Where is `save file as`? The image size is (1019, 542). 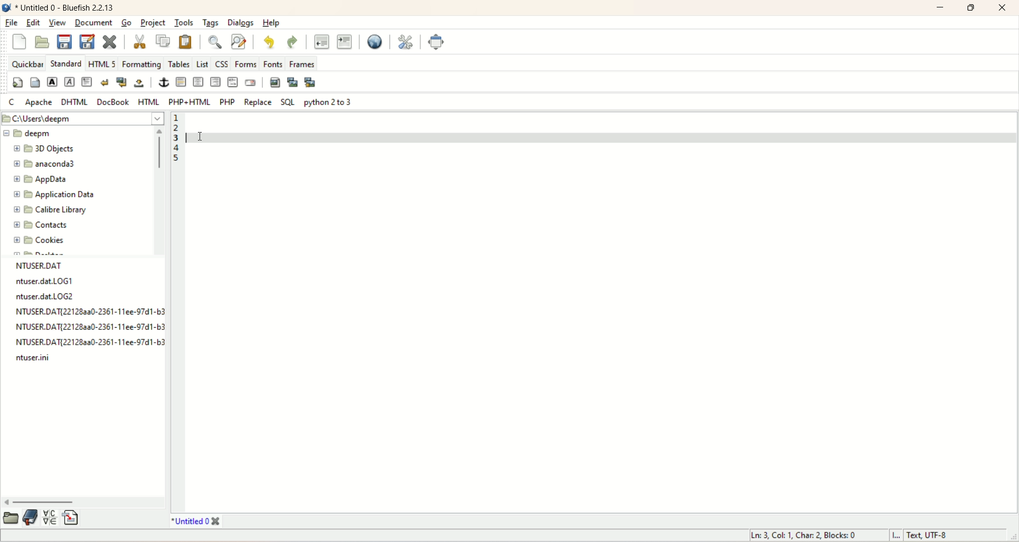
save file as is located at coordinates (88, 42).